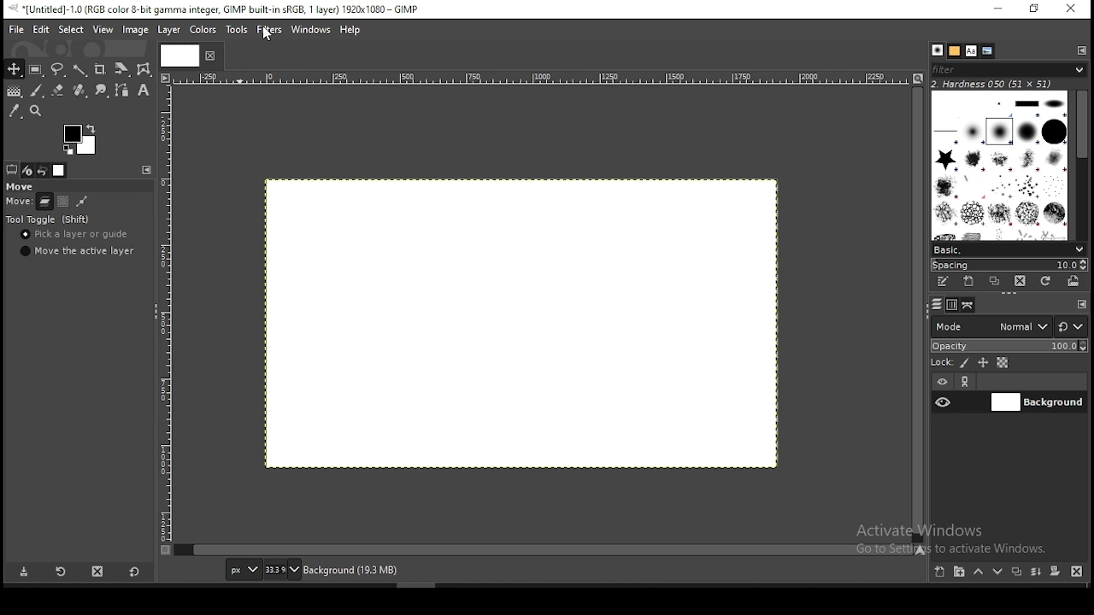 The height and width of the screenshot is (615, 1094). I want to click on move layer on step down, so click(1001, 571).